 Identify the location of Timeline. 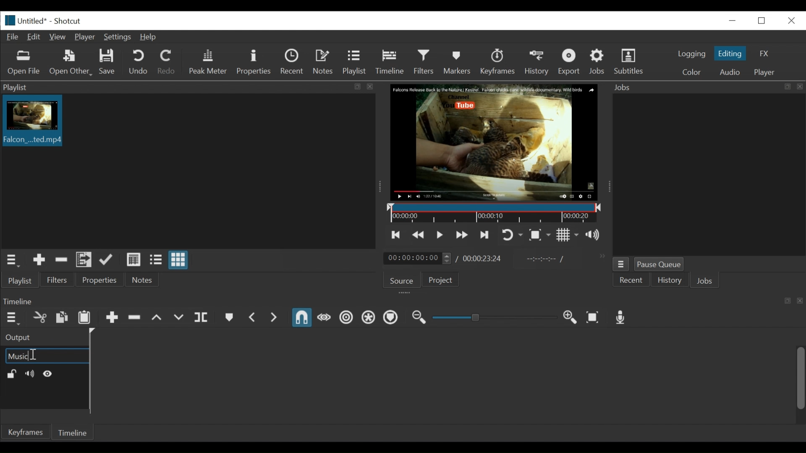
(70, 433).